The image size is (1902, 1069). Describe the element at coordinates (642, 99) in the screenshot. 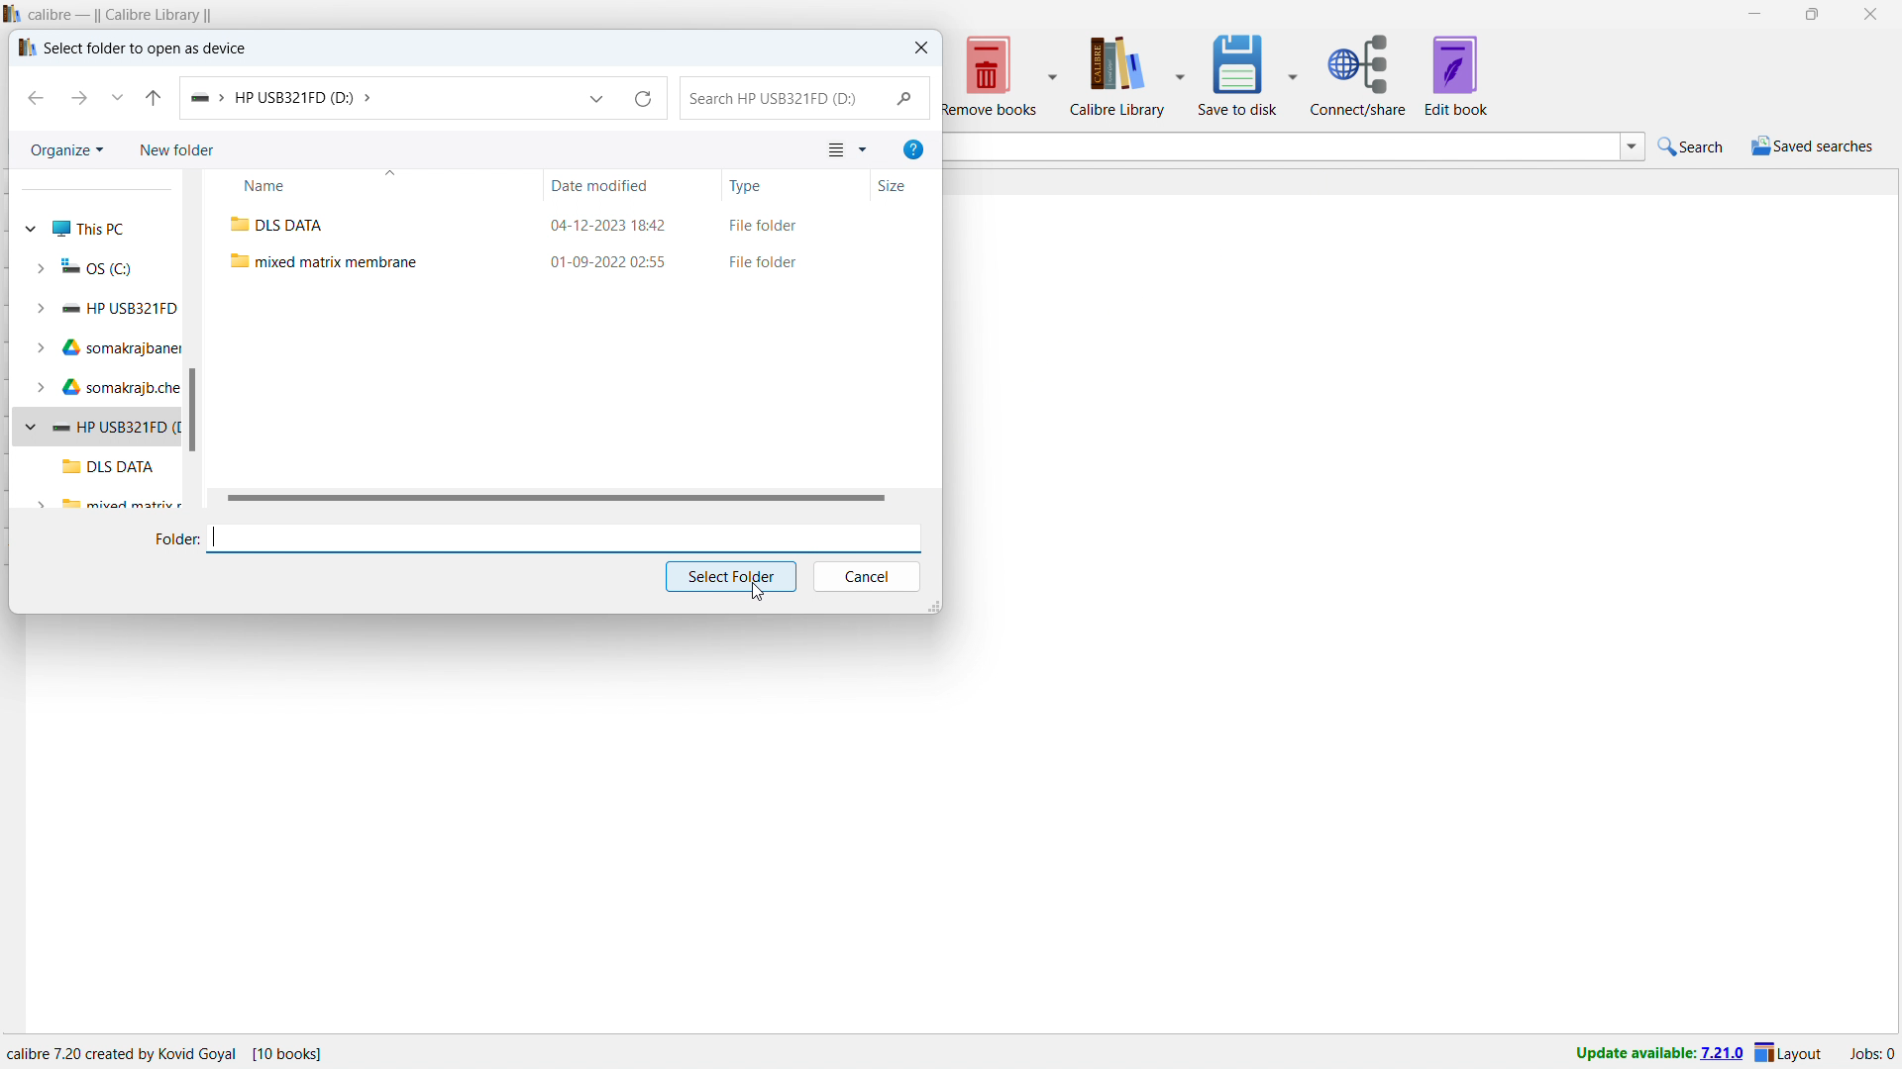

I see `refresh` at that location.